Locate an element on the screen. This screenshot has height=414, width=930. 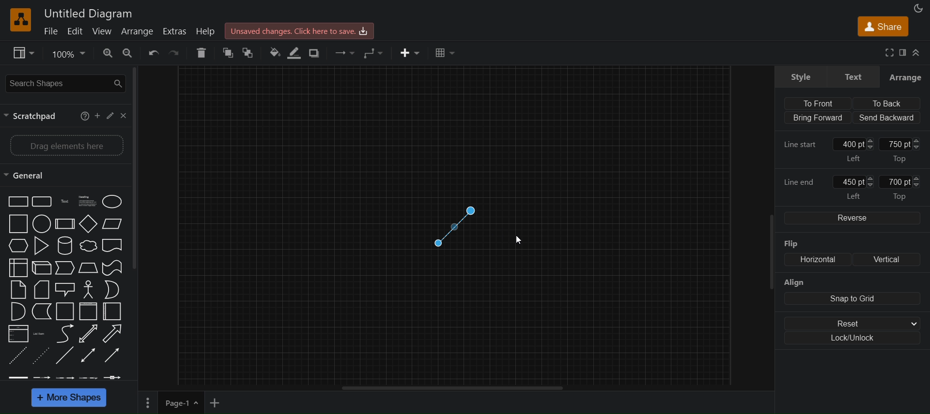
List is located at coordinates (17, 334).